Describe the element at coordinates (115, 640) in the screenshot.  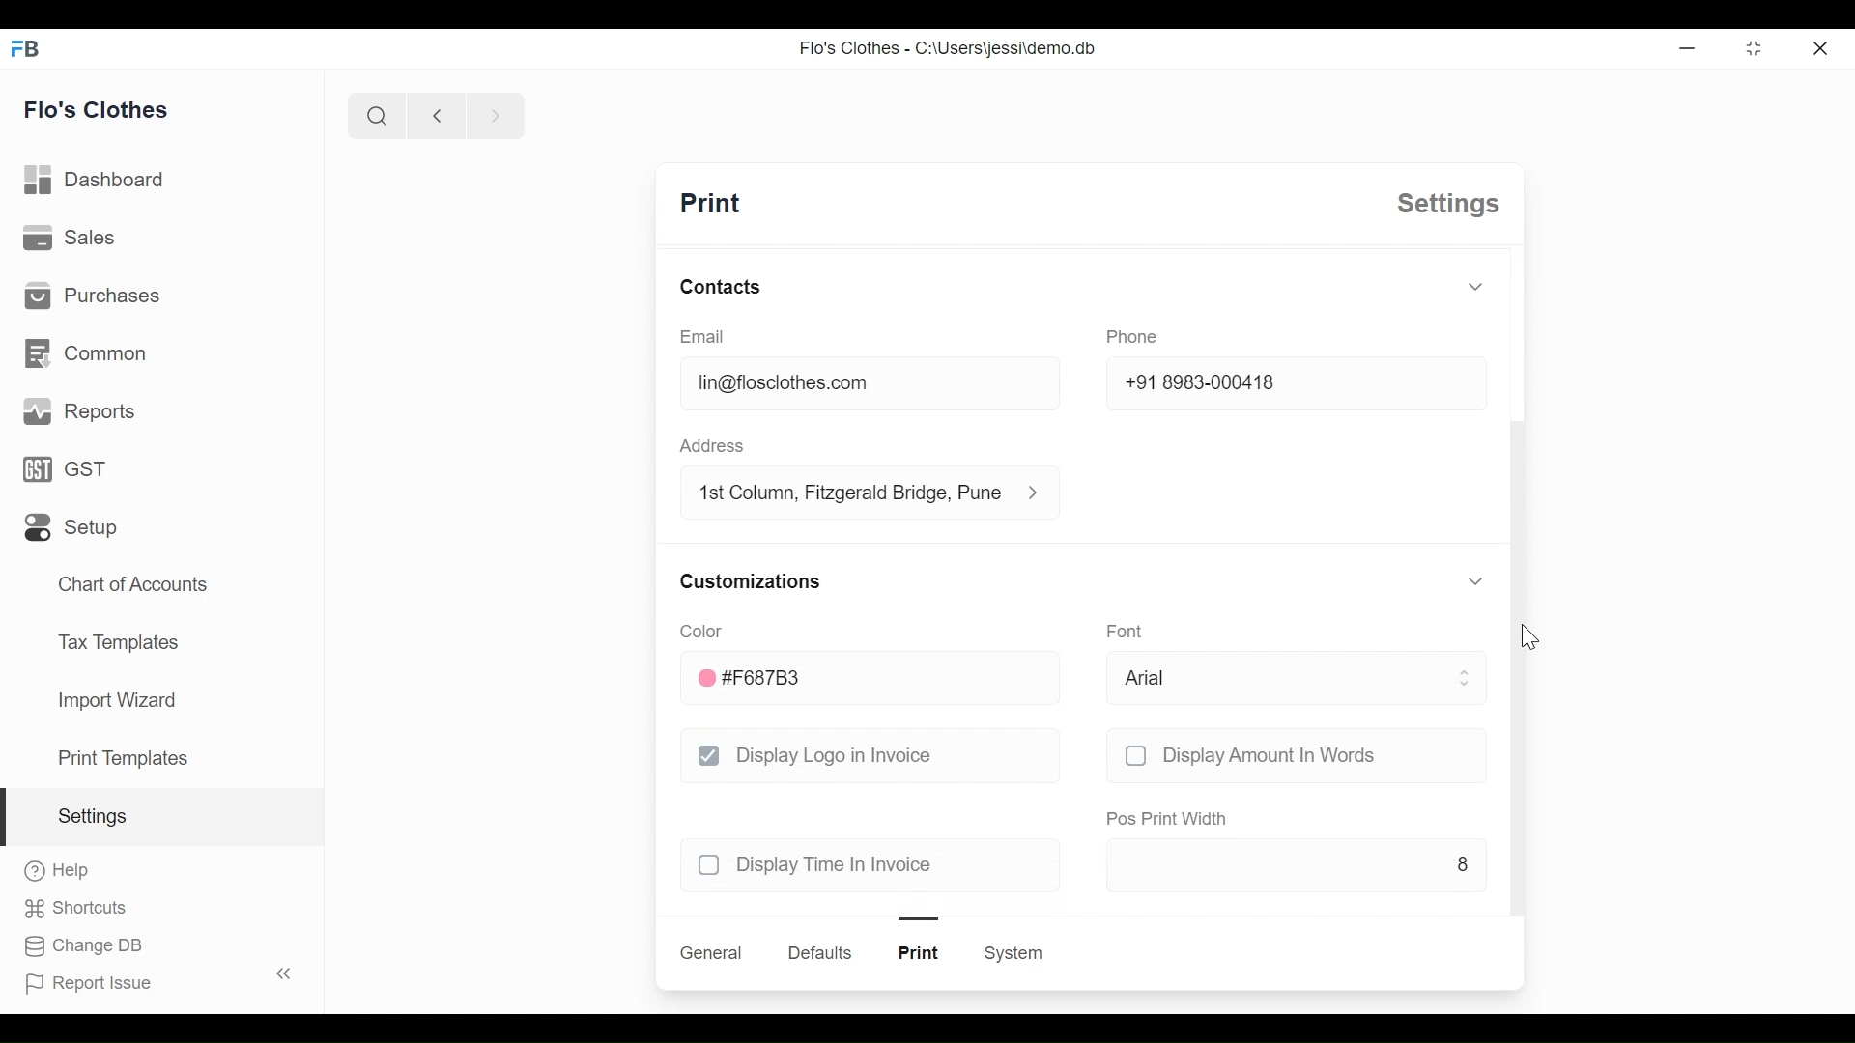
I see `tax templates` at that location.